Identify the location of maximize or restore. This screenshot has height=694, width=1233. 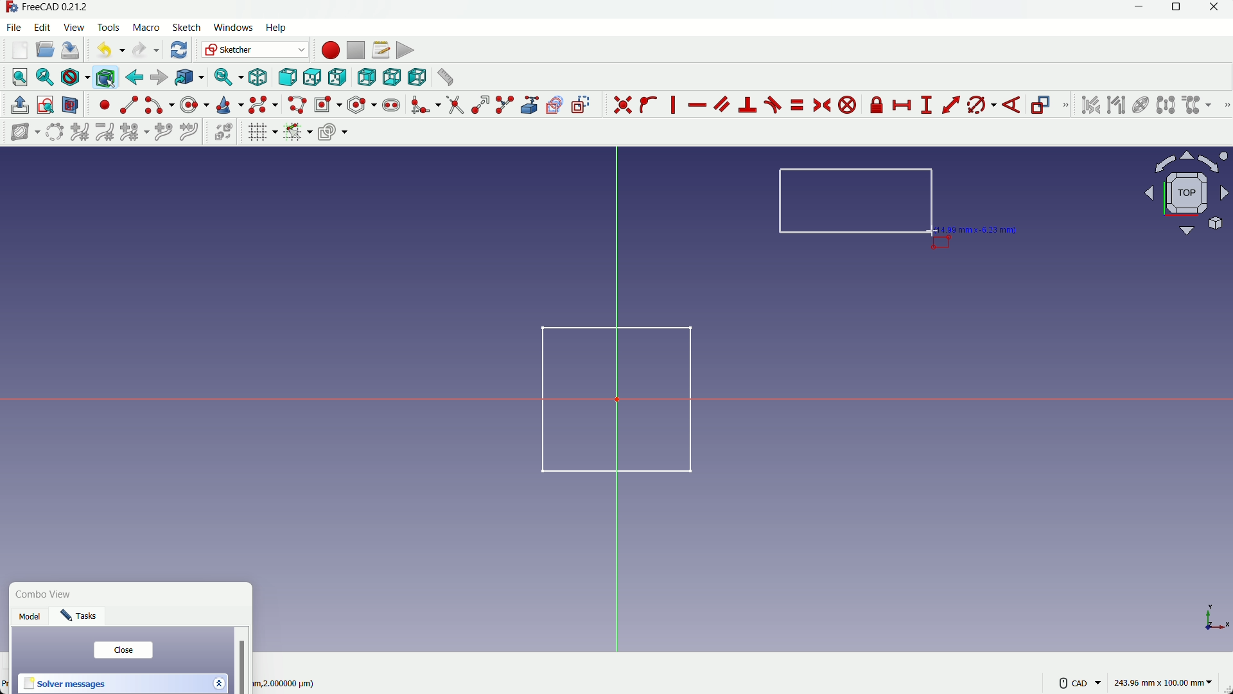
(1178, 10).